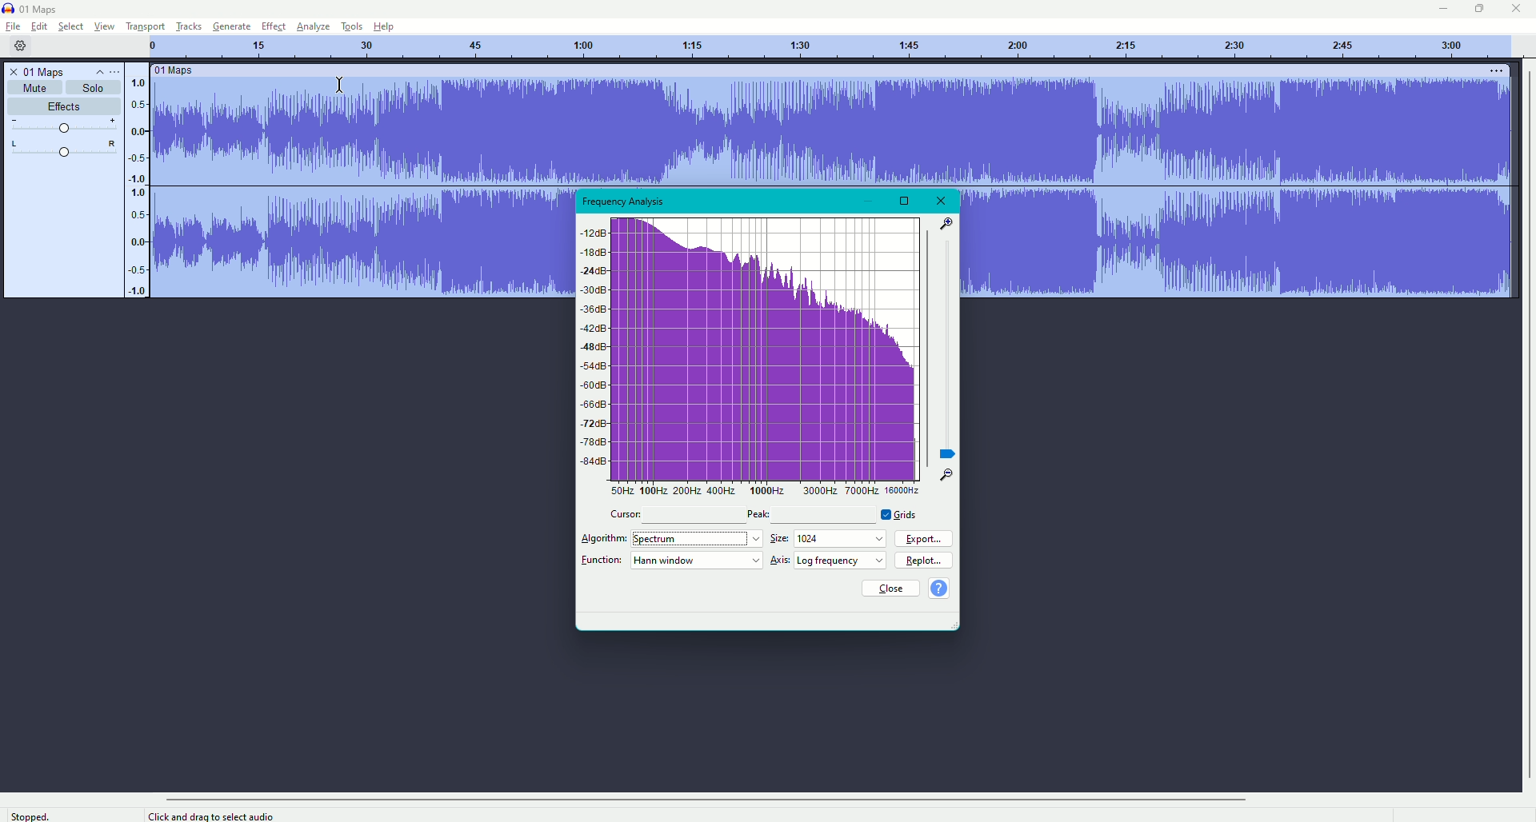  I want to click on Close, so click(1518, 9).